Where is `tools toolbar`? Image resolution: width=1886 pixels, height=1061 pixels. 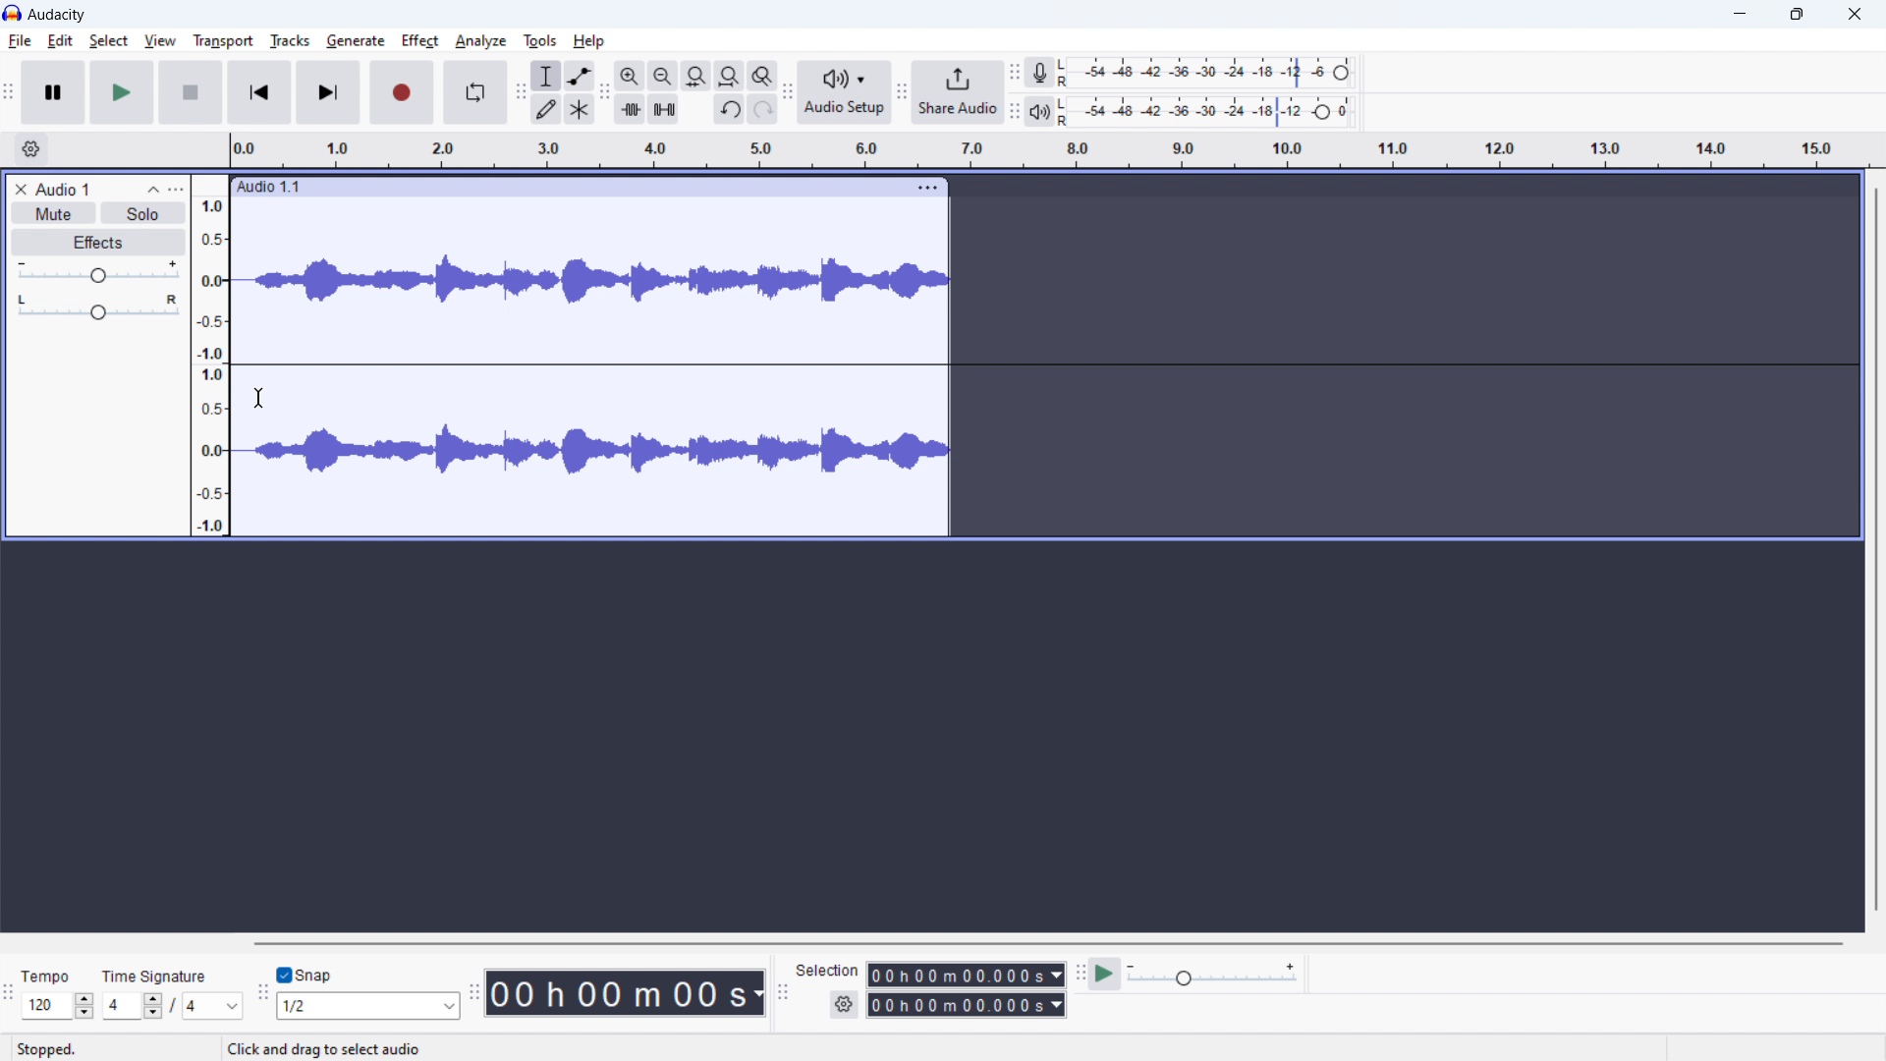
tools toolbar is located at coordinates (521, 93).